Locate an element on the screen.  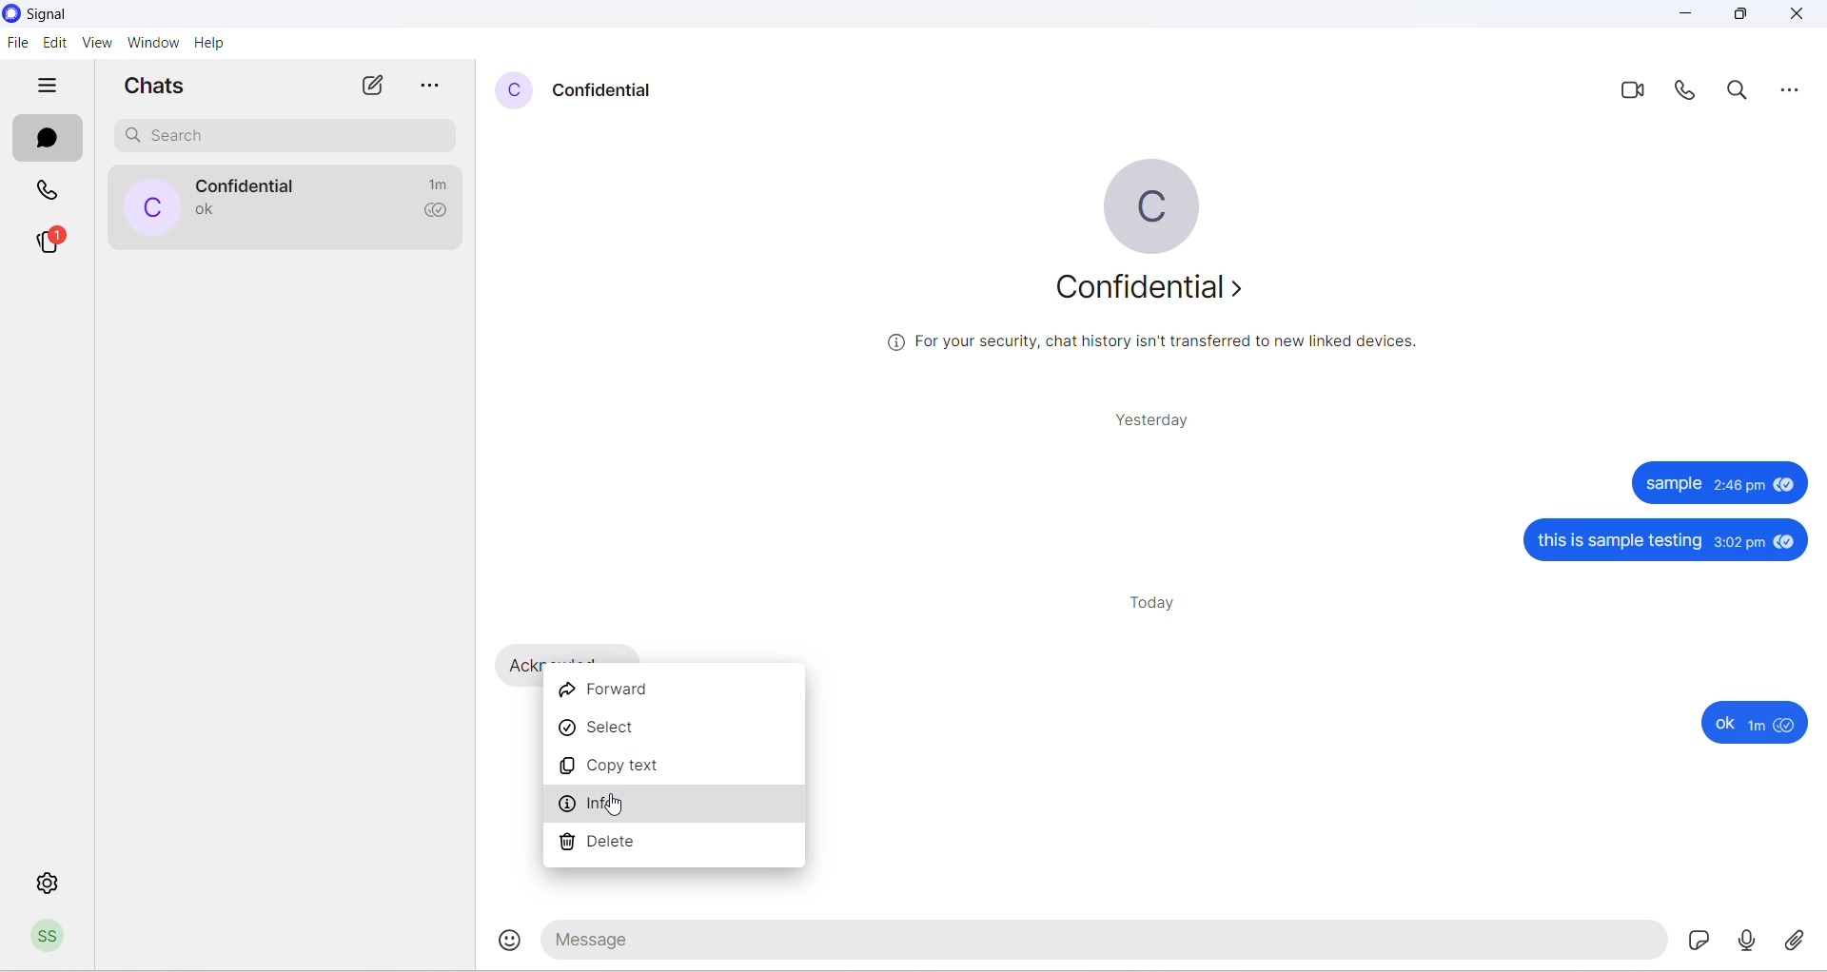
file is located at coordinates (16, 41).